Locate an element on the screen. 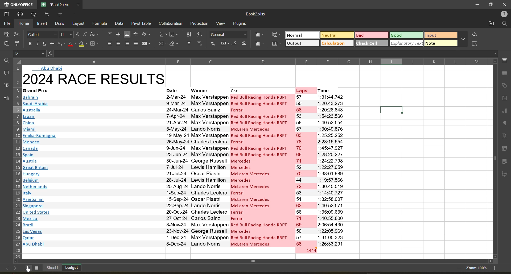 The image size is (511, 274). summation is located at coordinates (163, 34).